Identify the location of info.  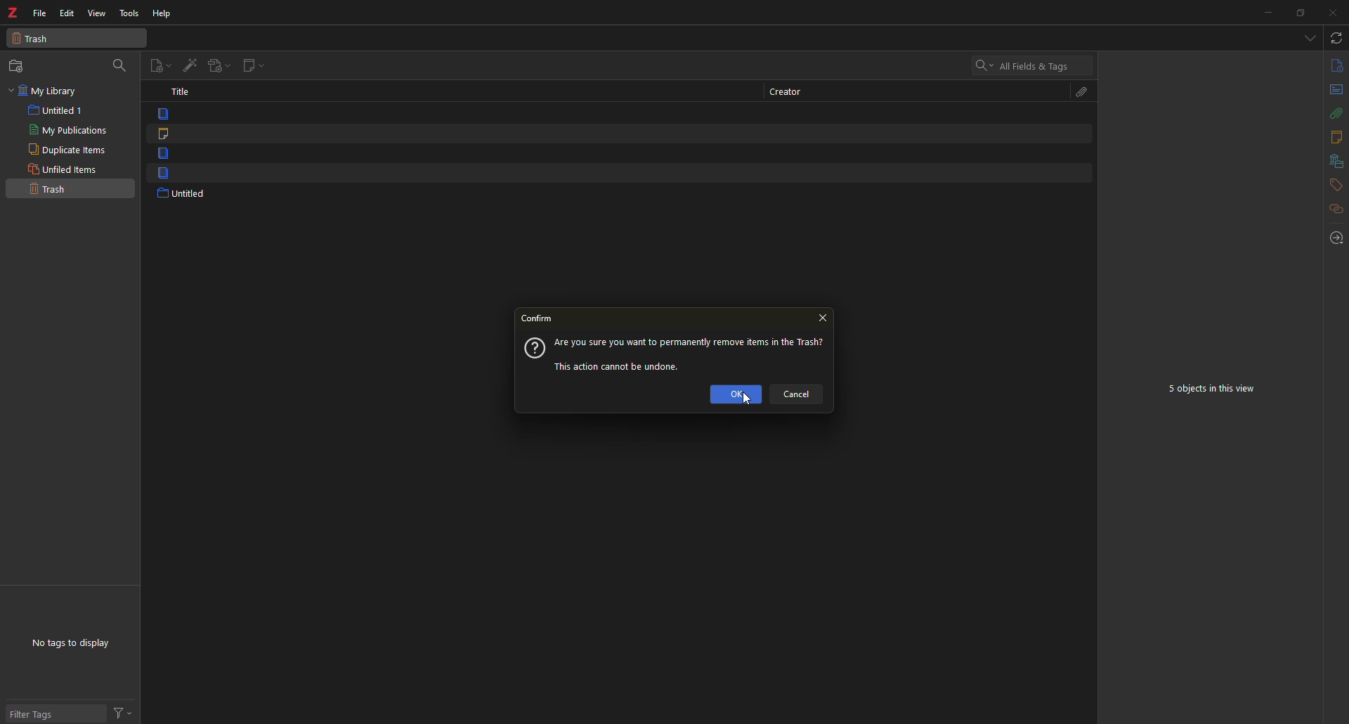
(1336, 66).